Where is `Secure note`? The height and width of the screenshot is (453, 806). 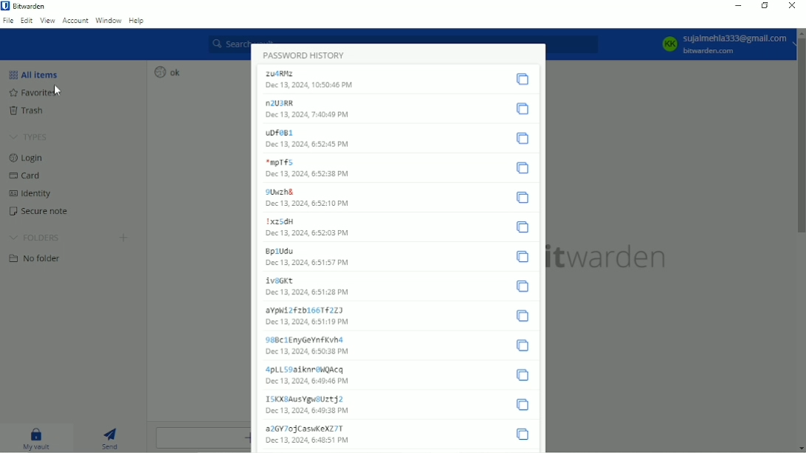 Secure note is located at coordinates (41, 212).